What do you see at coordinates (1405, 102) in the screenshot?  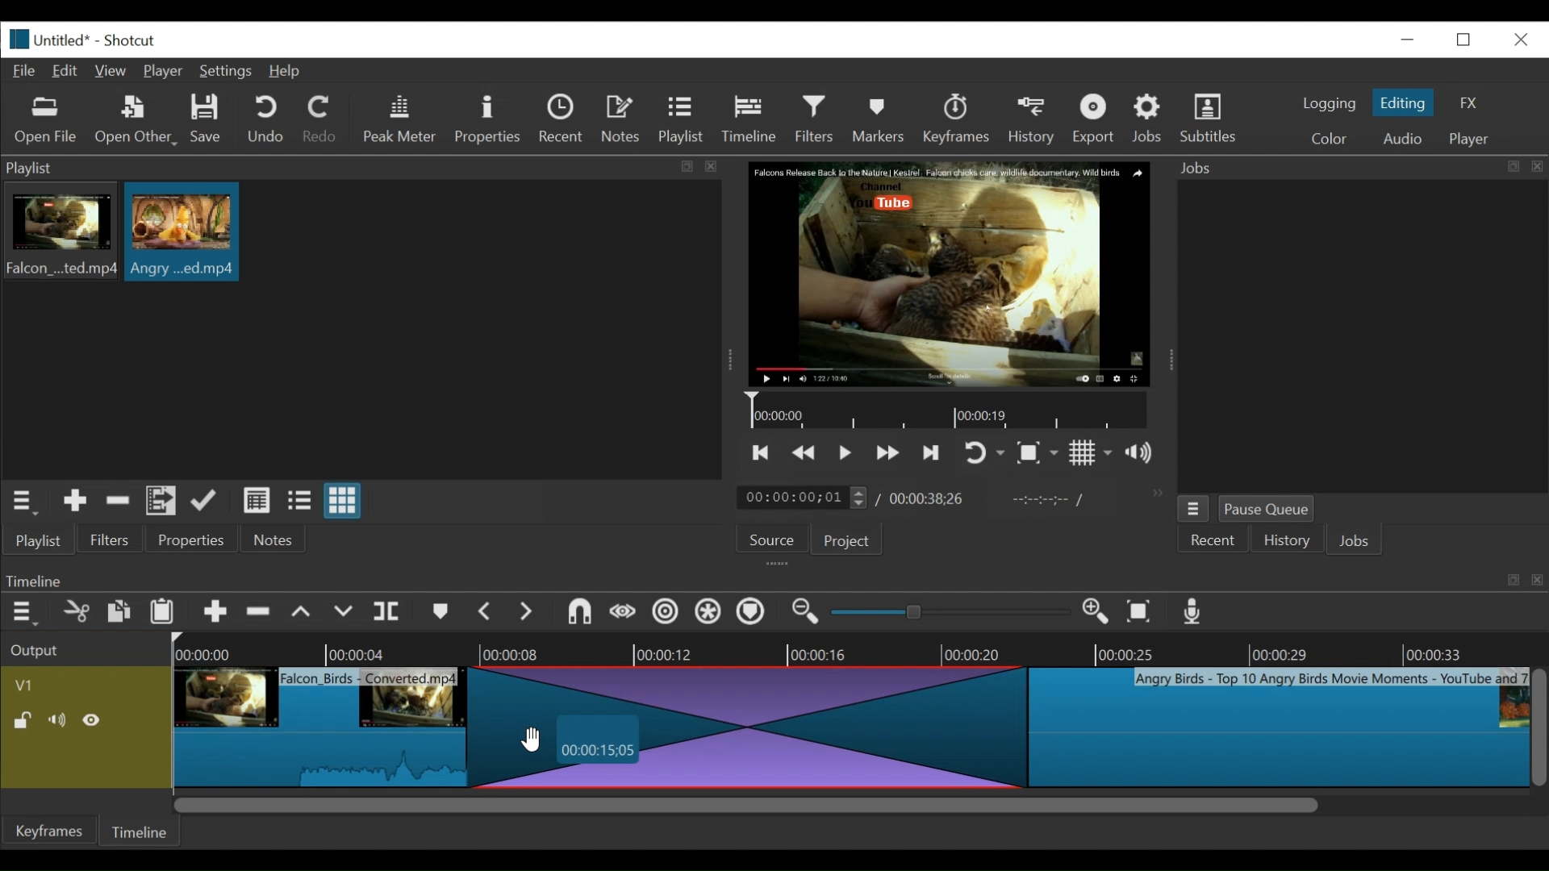 I see `Editing` at bounding box center [1405, 102].